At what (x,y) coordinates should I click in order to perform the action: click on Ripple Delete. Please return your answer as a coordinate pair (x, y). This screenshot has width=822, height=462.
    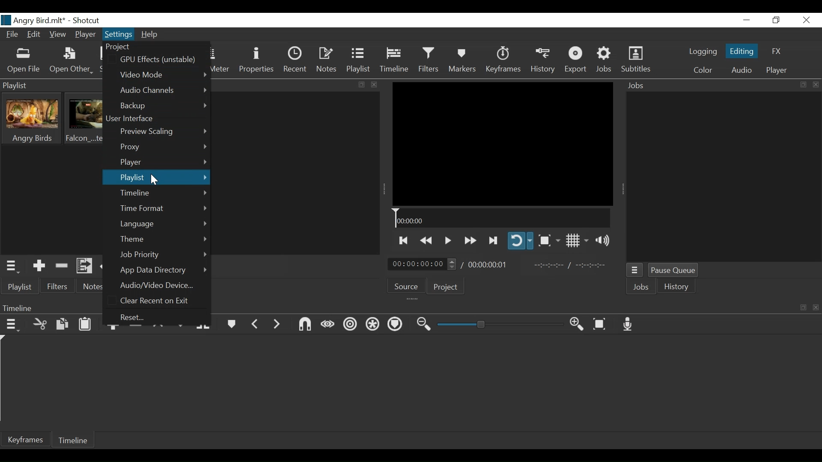
    Looking at the image, I should click on (135, 329).